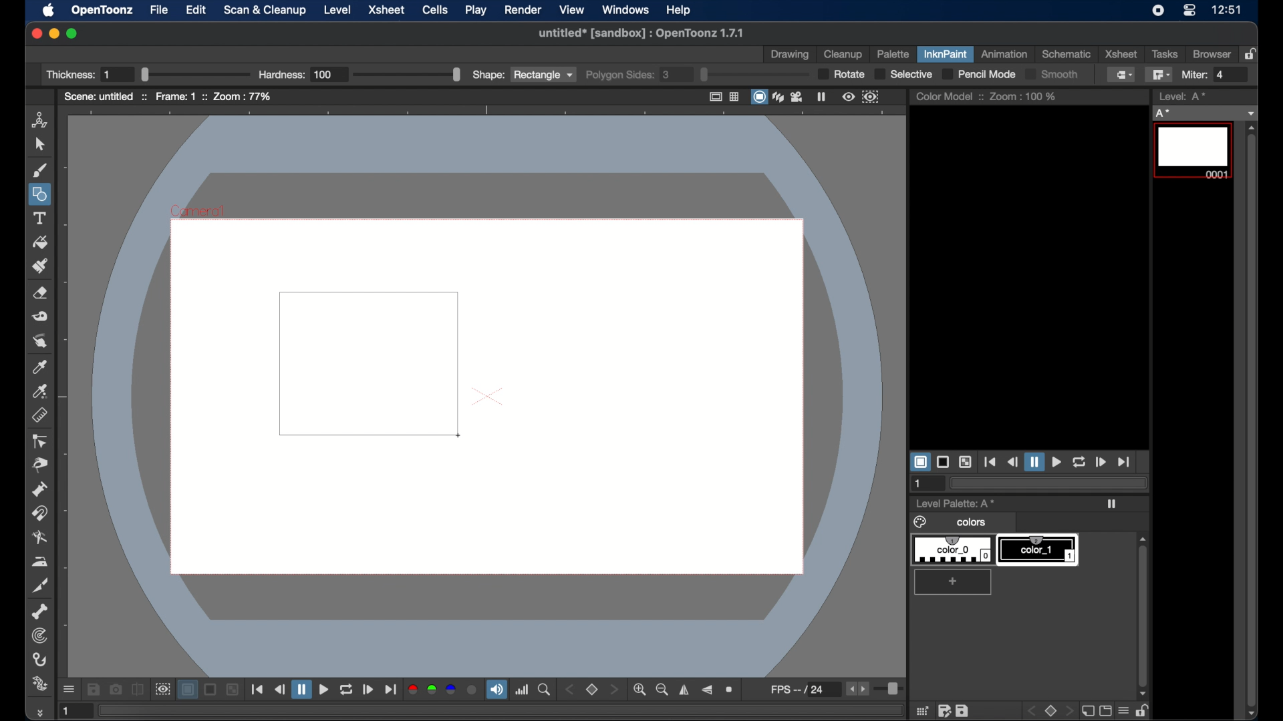 This screenshot has width=1283, height=721. Describe the element at coordinates (822, 96) in the screenshot. I see `freeze` at that location.